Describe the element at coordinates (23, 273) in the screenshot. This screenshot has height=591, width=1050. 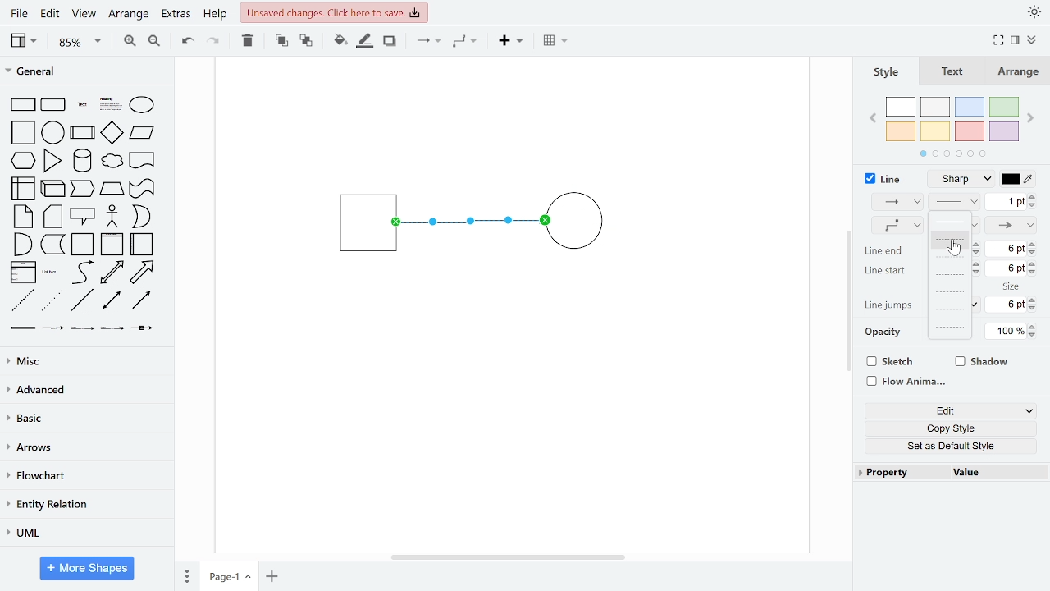
I see `list` at that location.